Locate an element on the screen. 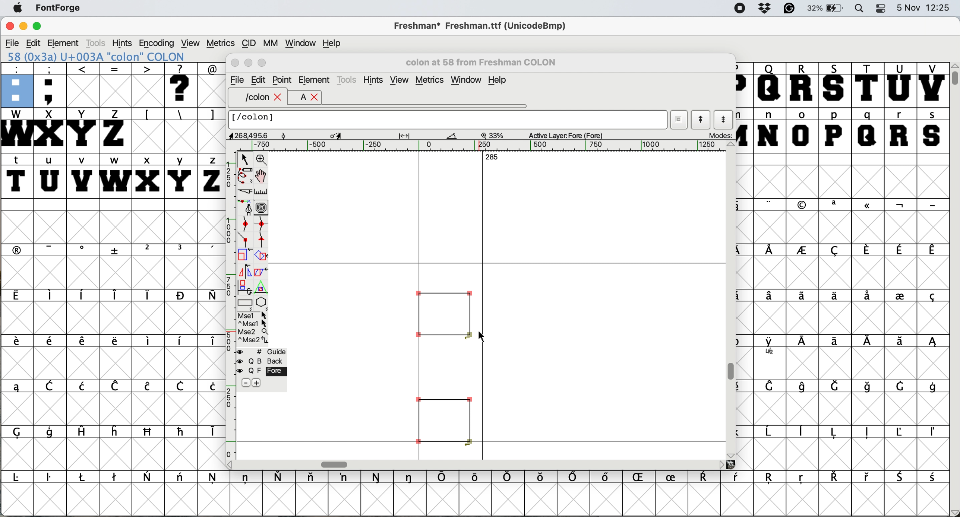  symbol is located at coordinates (707, 478).